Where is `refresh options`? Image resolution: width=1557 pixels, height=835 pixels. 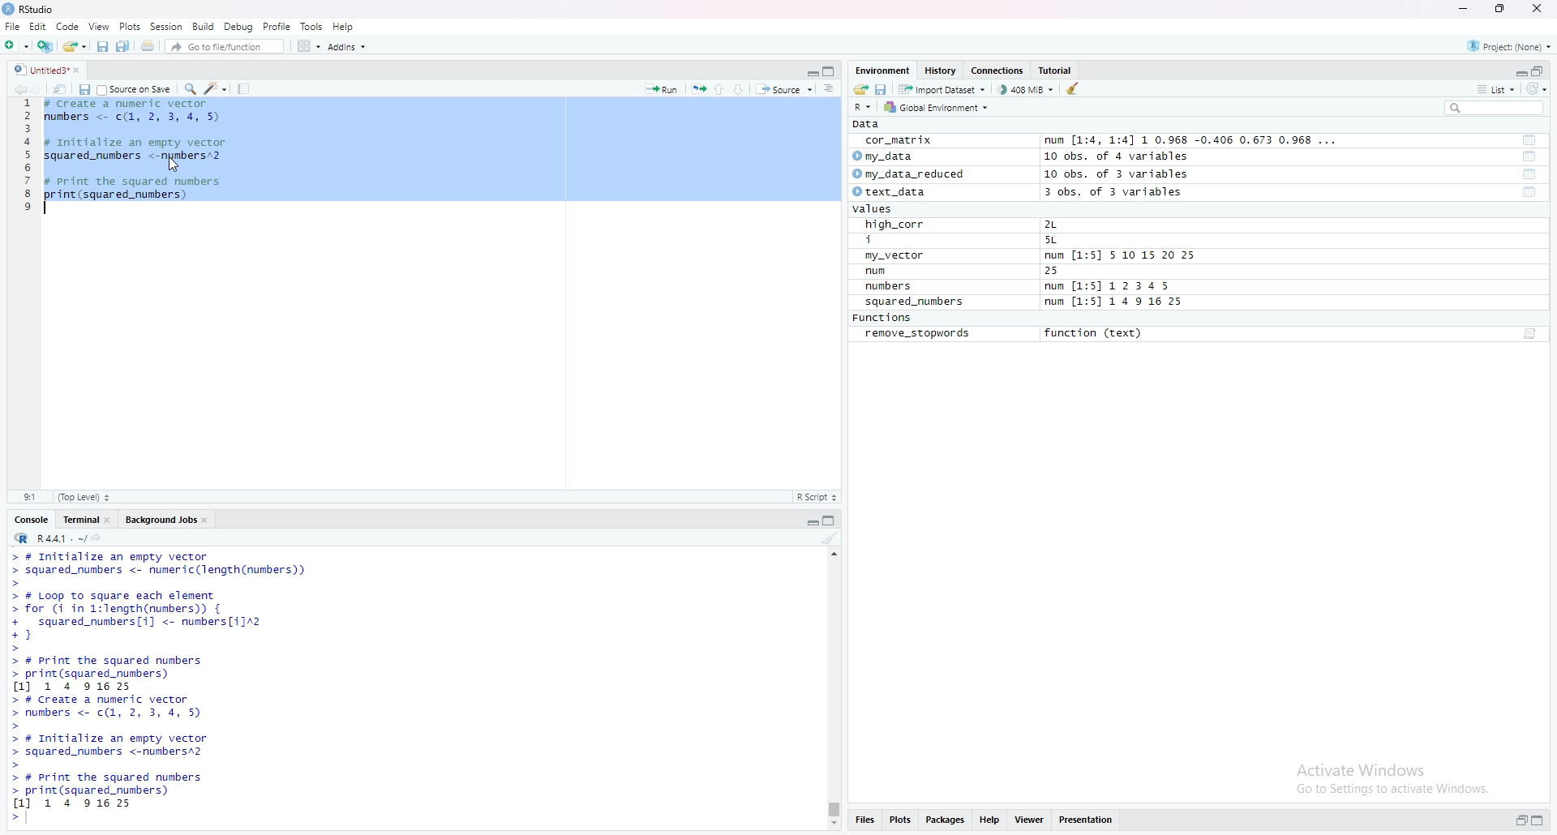
refresh options is located at coordinates (1537, 89).